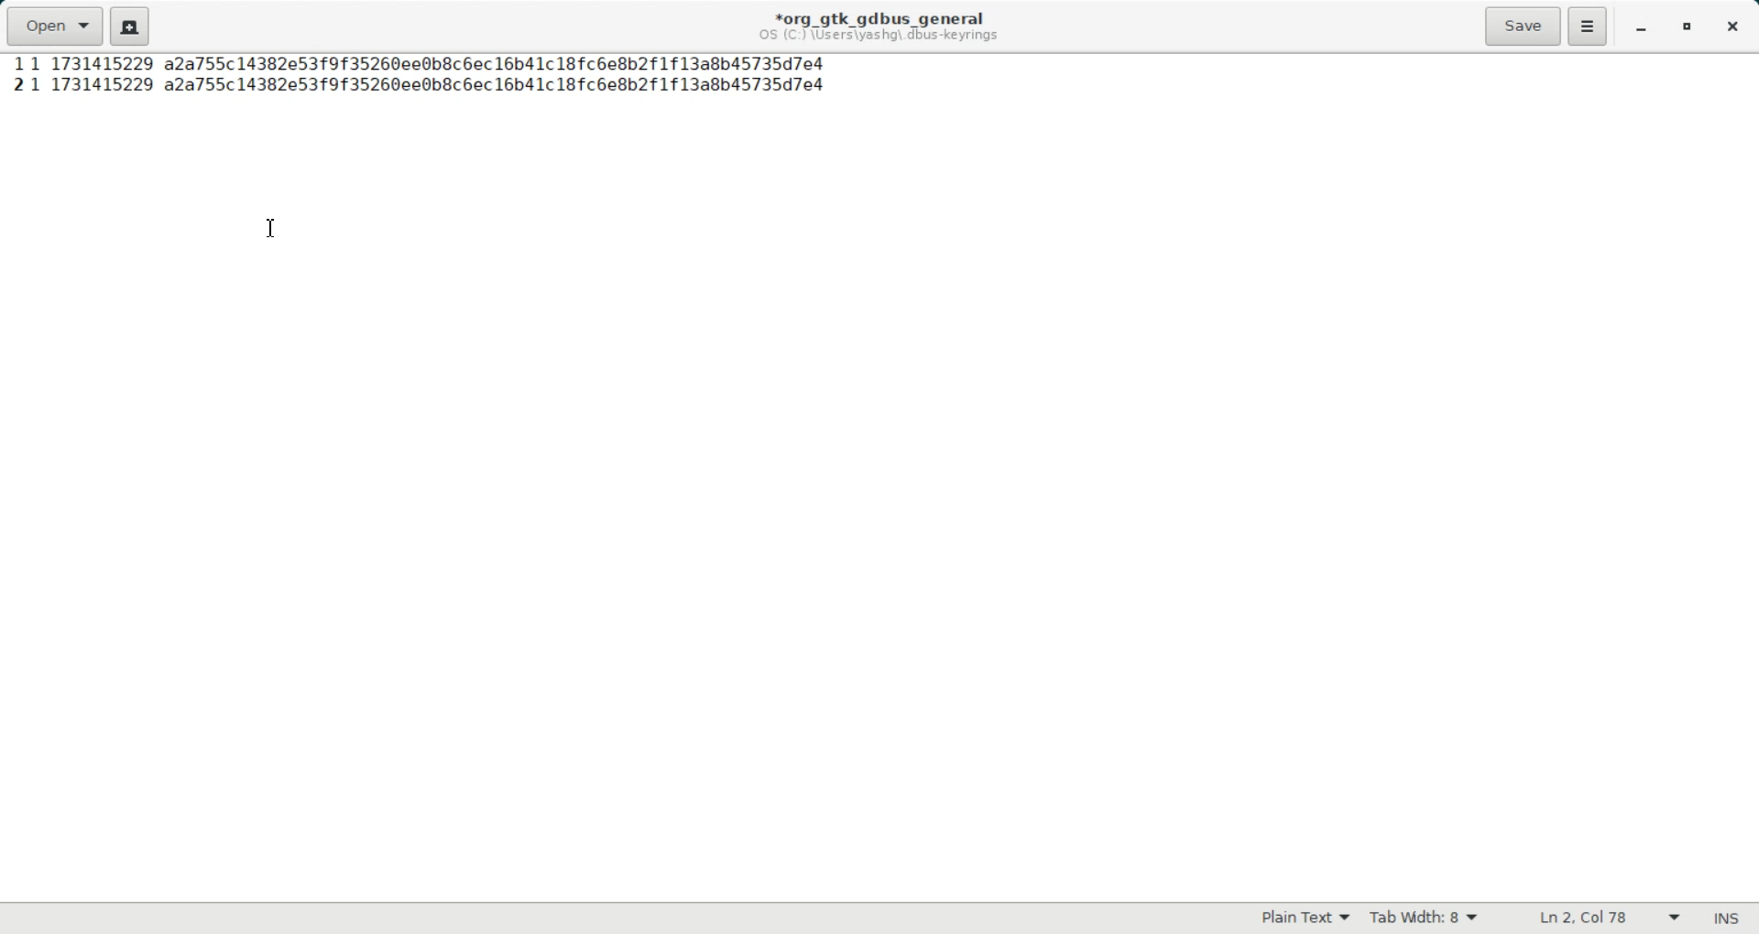  I want to click on Text Cursor, so click(272, 229).